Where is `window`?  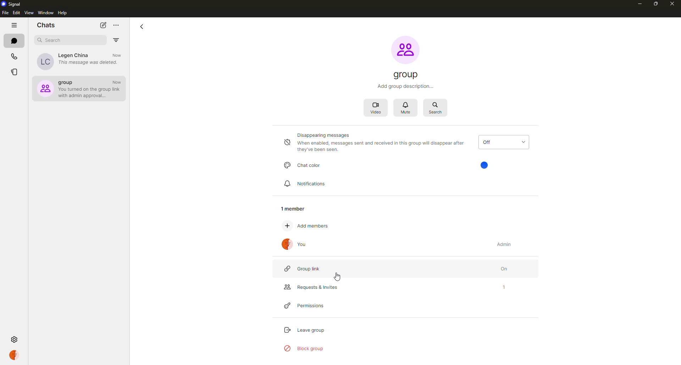
window is located at coordinates (46, 13).